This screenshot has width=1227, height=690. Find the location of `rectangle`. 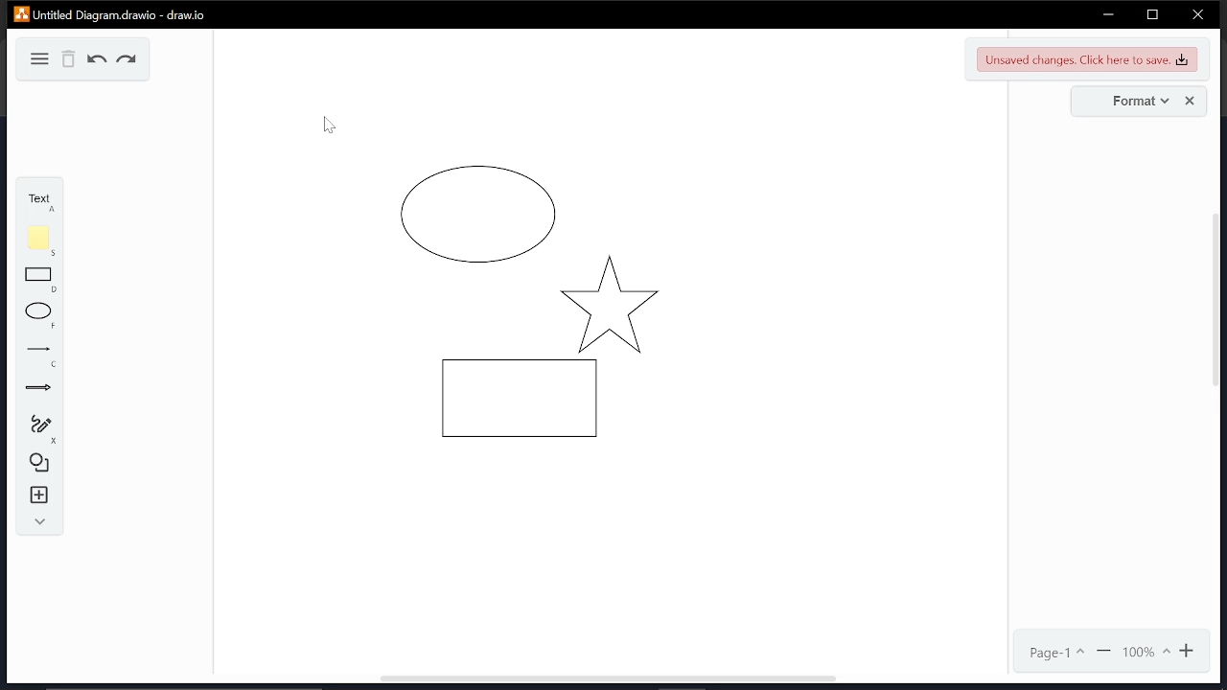

rectangle is located at coordinates (39, 280).